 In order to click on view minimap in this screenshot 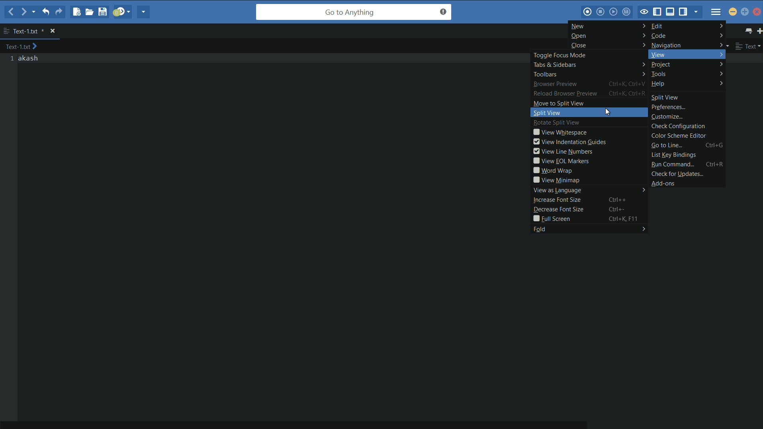, I will do `click(589, 180)`.